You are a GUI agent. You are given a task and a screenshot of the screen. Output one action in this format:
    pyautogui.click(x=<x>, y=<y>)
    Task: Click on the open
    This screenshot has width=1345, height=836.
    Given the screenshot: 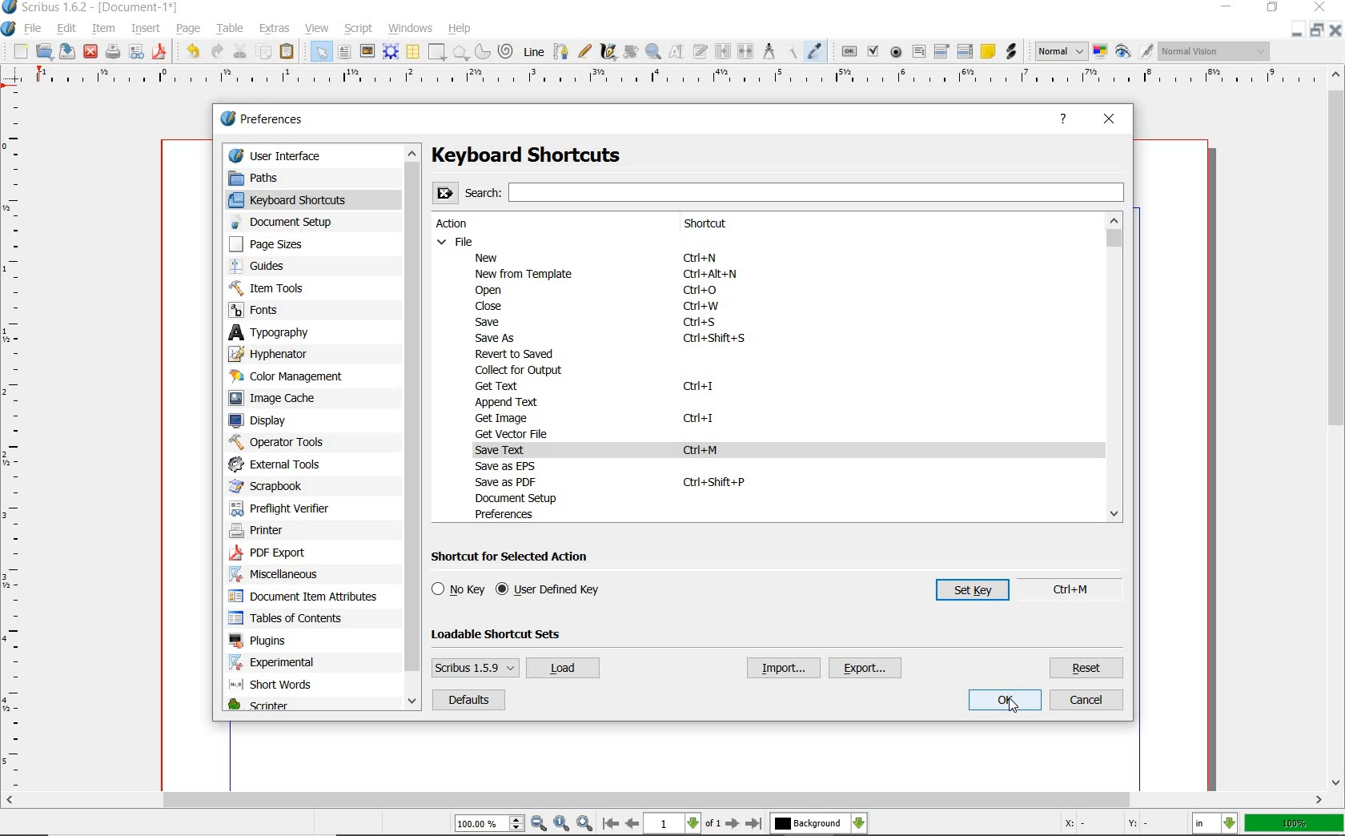 What is the action you would take?
    pyautogui.click(x=494, y=291)
    